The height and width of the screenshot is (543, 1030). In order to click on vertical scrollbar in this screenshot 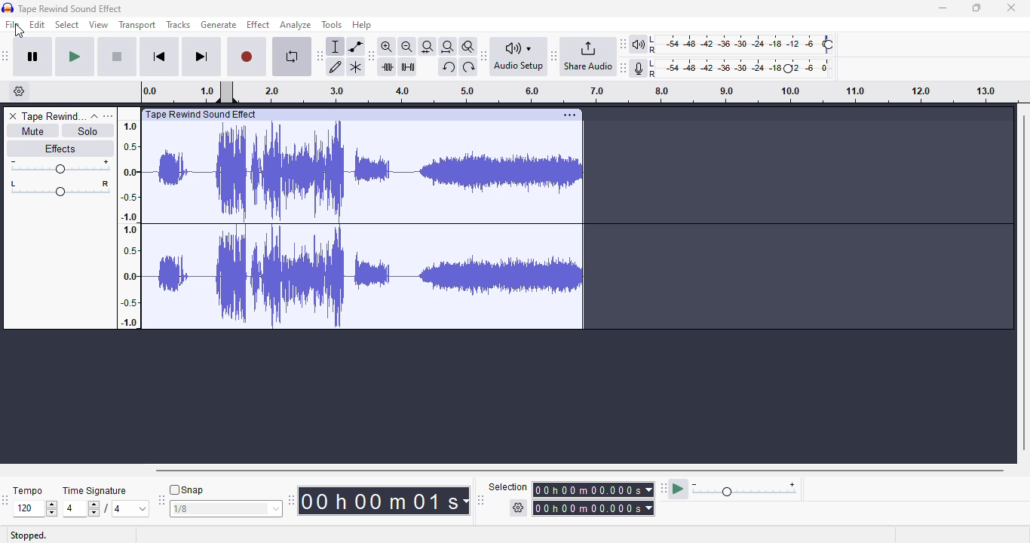, I will do `click(1023, 282)`.